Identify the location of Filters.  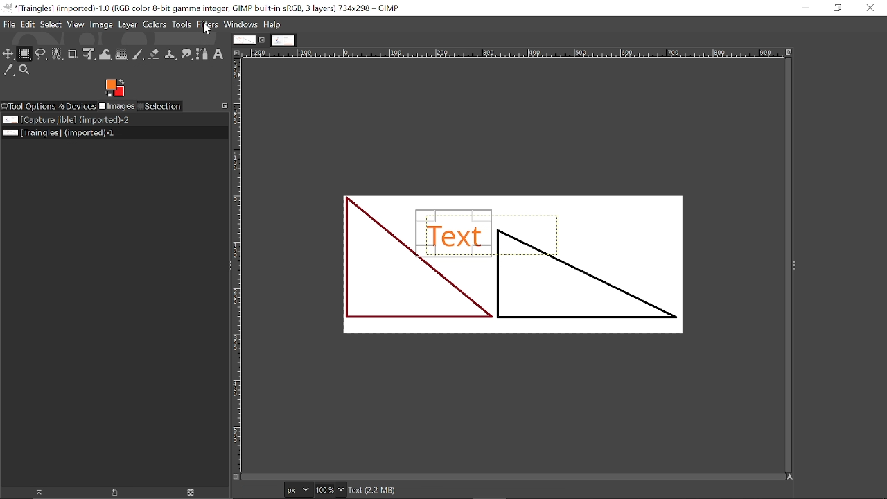
(208, 25).